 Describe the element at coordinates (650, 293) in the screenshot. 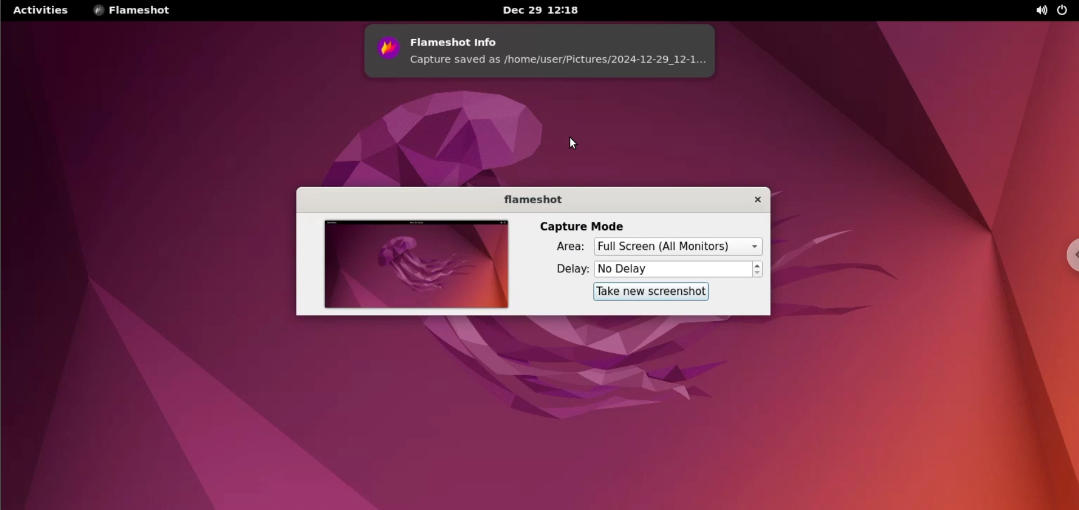

I see `take new screenshot` at that location.